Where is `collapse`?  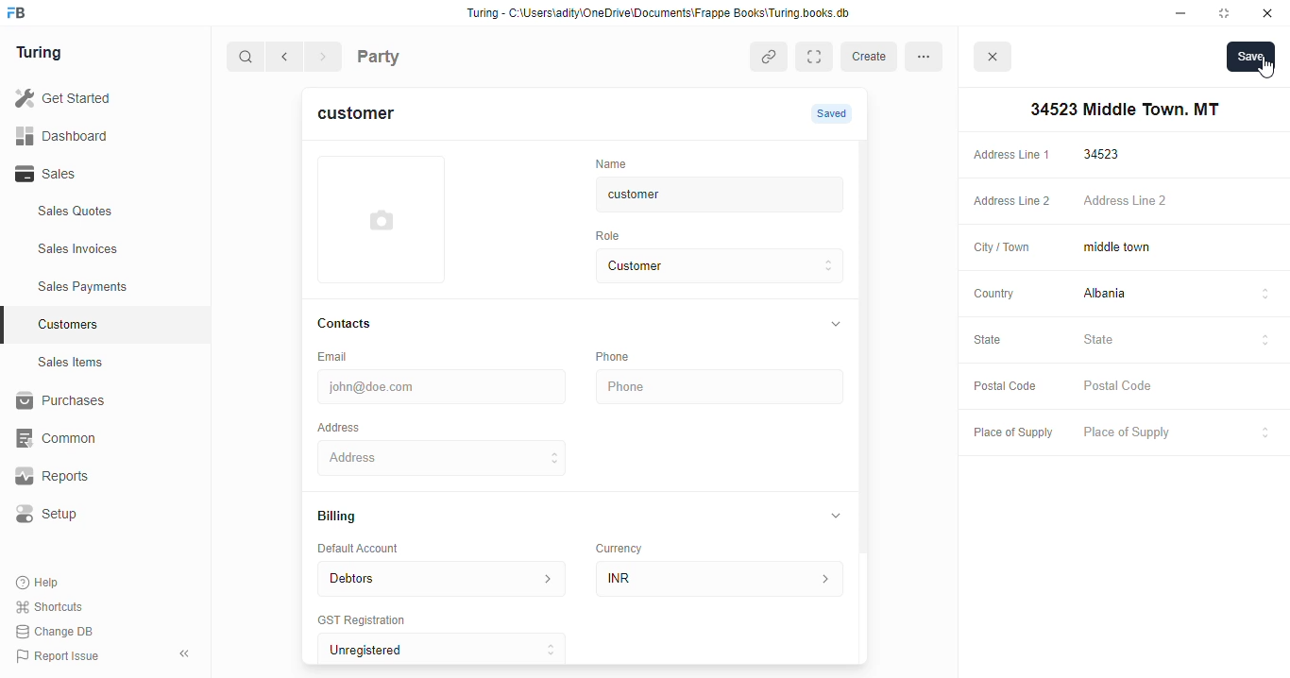 collapse is located at coordinates (837, 515).